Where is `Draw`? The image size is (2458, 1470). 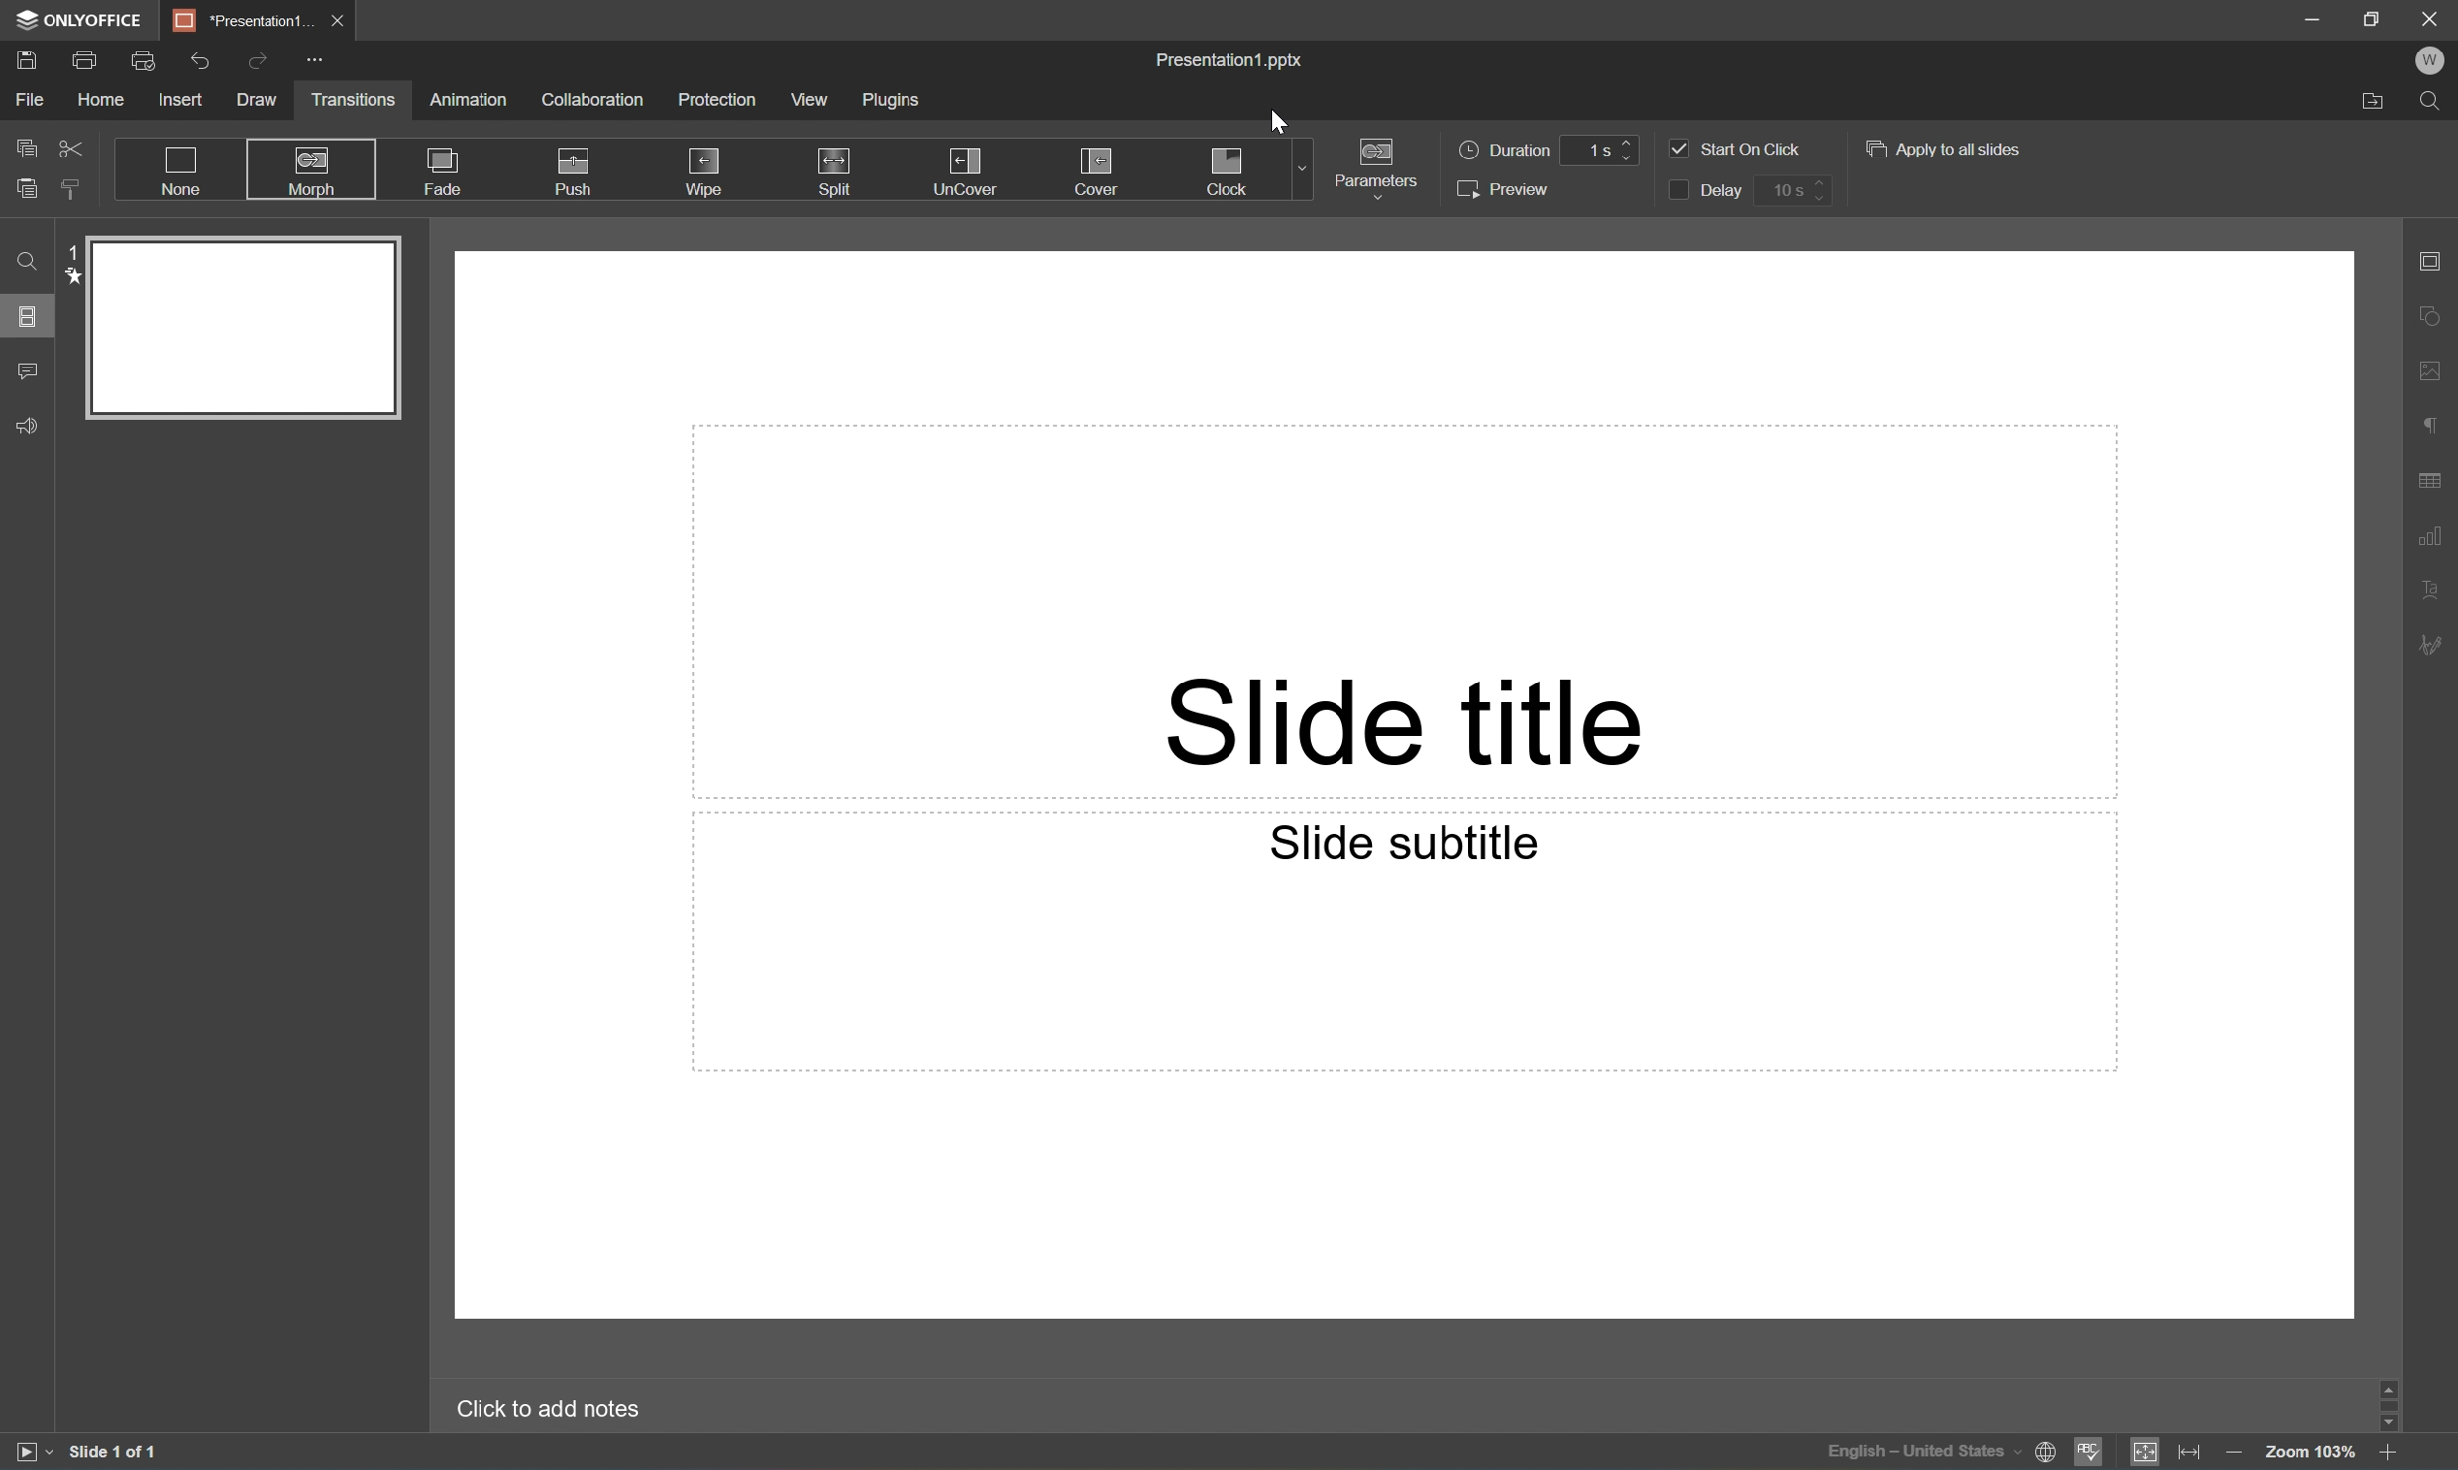 Draw is located at coordinates (260, 100).